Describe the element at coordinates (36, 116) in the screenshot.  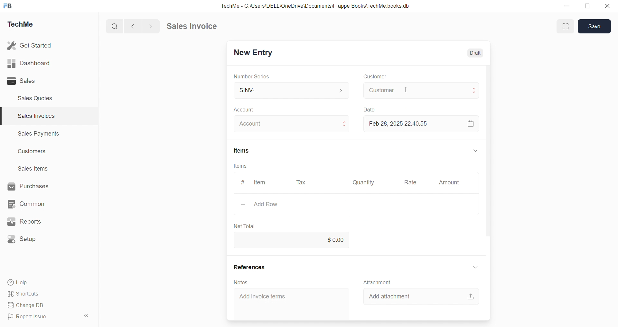
I see `Sales invoices` at that location.